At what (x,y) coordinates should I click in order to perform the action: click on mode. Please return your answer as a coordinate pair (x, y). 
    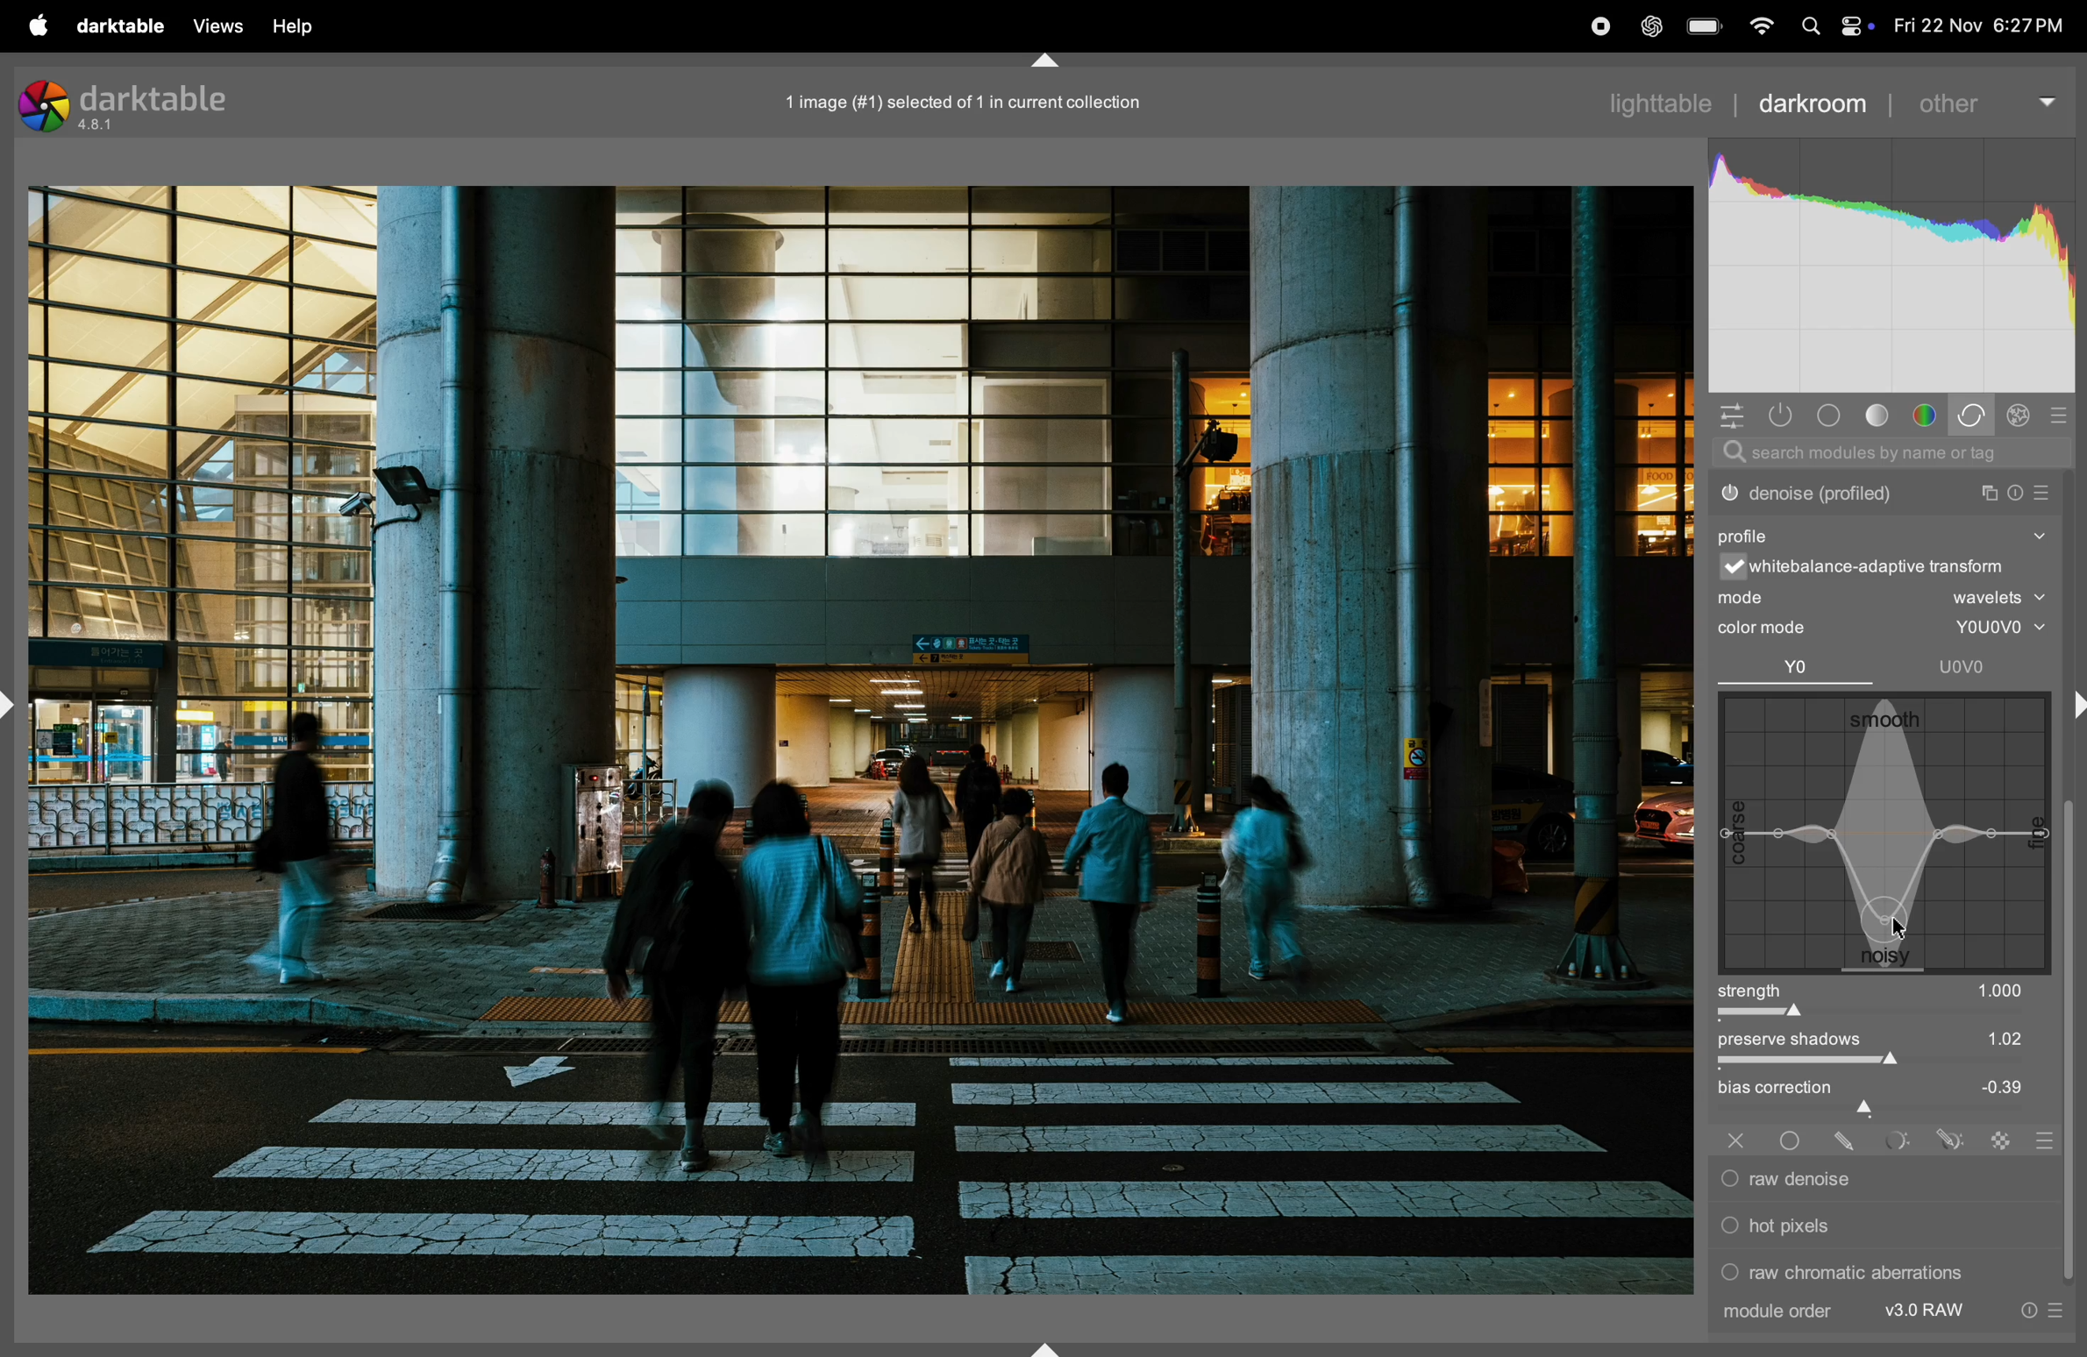
    Looking at the image, I should click on (1746, 598).